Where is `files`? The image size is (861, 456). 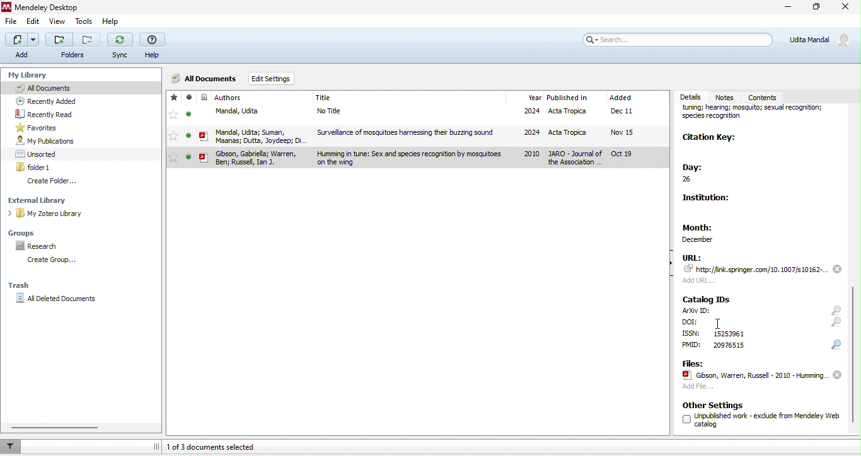
files is located at coordinates (692, 363).